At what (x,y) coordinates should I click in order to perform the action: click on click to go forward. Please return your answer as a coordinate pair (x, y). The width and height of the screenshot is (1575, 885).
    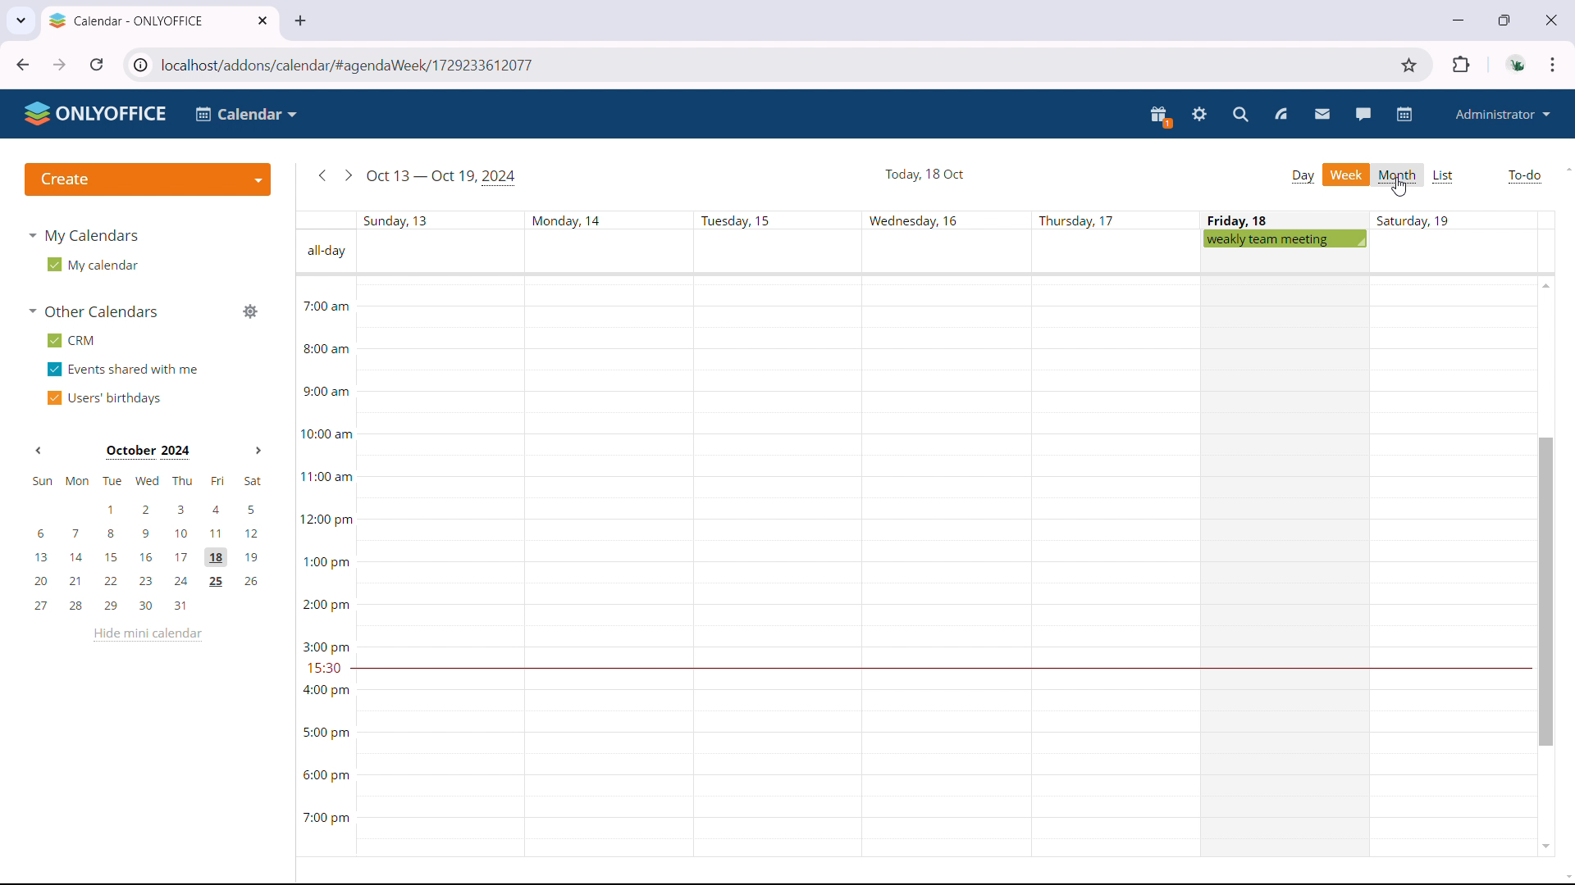
    Looking at the image, I should click on (58, 64).